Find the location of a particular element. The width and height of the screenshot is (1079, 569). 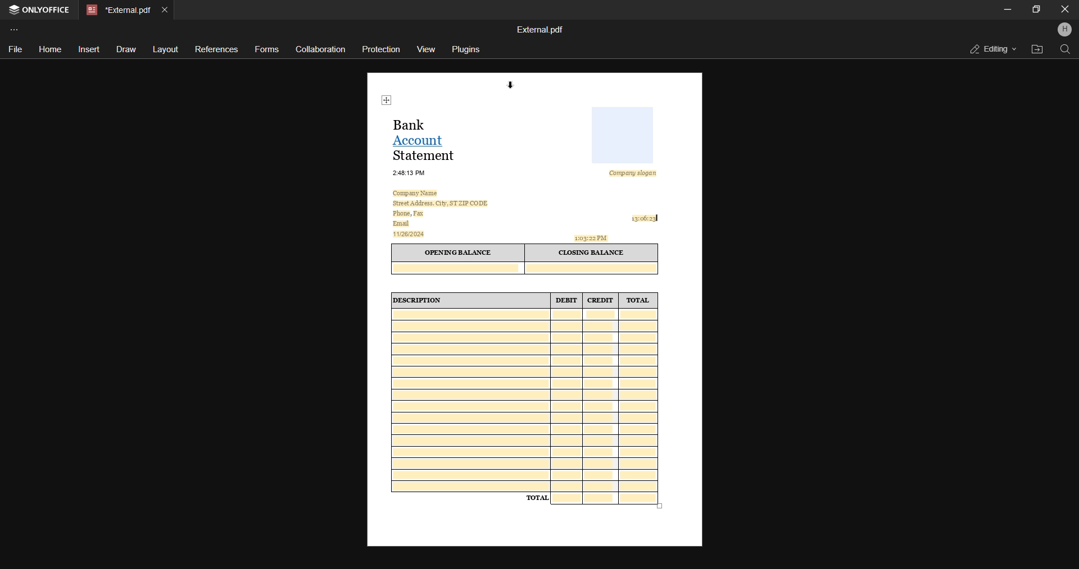

External.pdf(file name) is located at coordinates (541, 30).